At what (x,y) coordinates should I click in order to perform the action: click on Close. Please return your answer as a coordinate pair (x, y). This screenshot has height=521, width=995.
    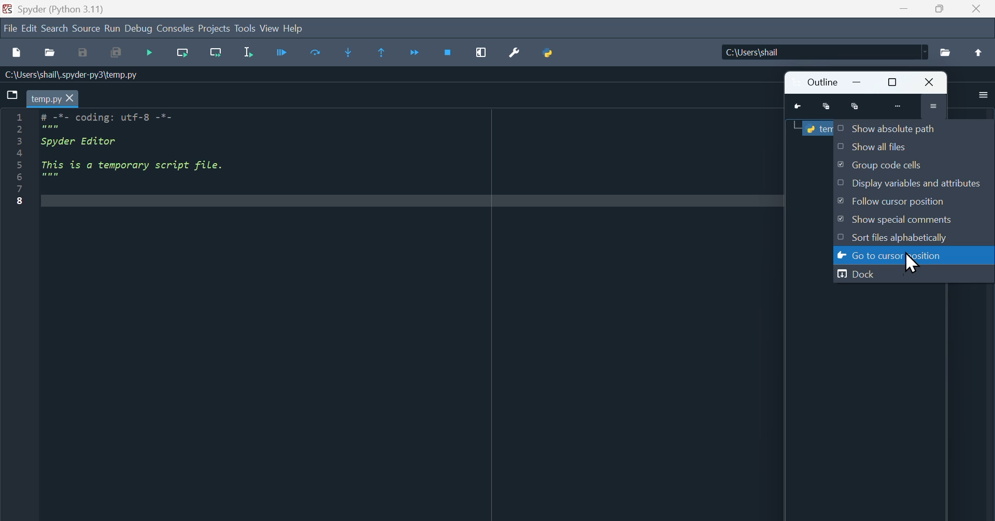
    Looking at the image, I should click on (932, 82).